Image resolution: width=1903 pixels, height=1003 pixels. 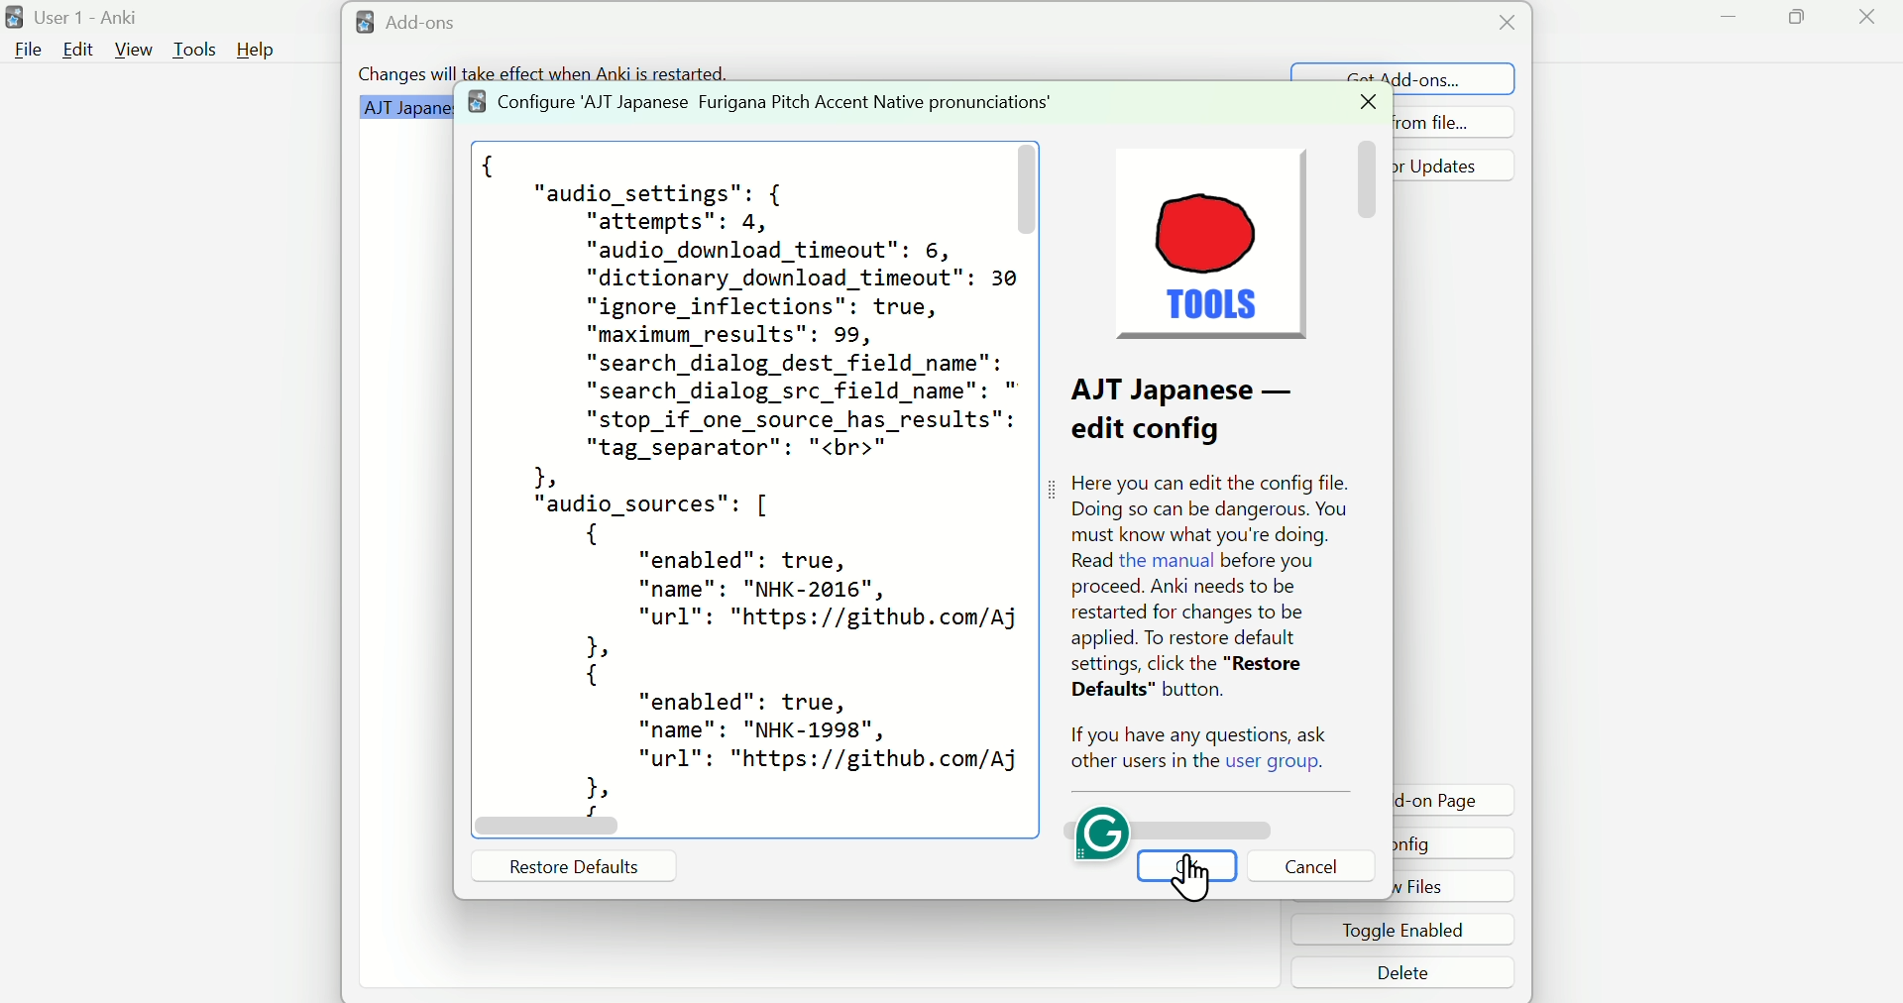 I want to click on Tools, so click(x=1210, y=459).